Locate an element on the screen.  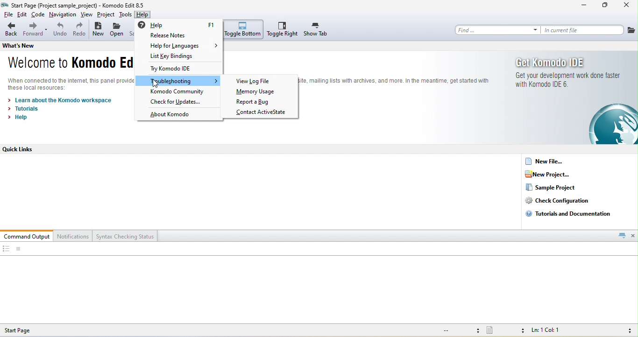
try komodo ide is located at coordinates (176, 70).